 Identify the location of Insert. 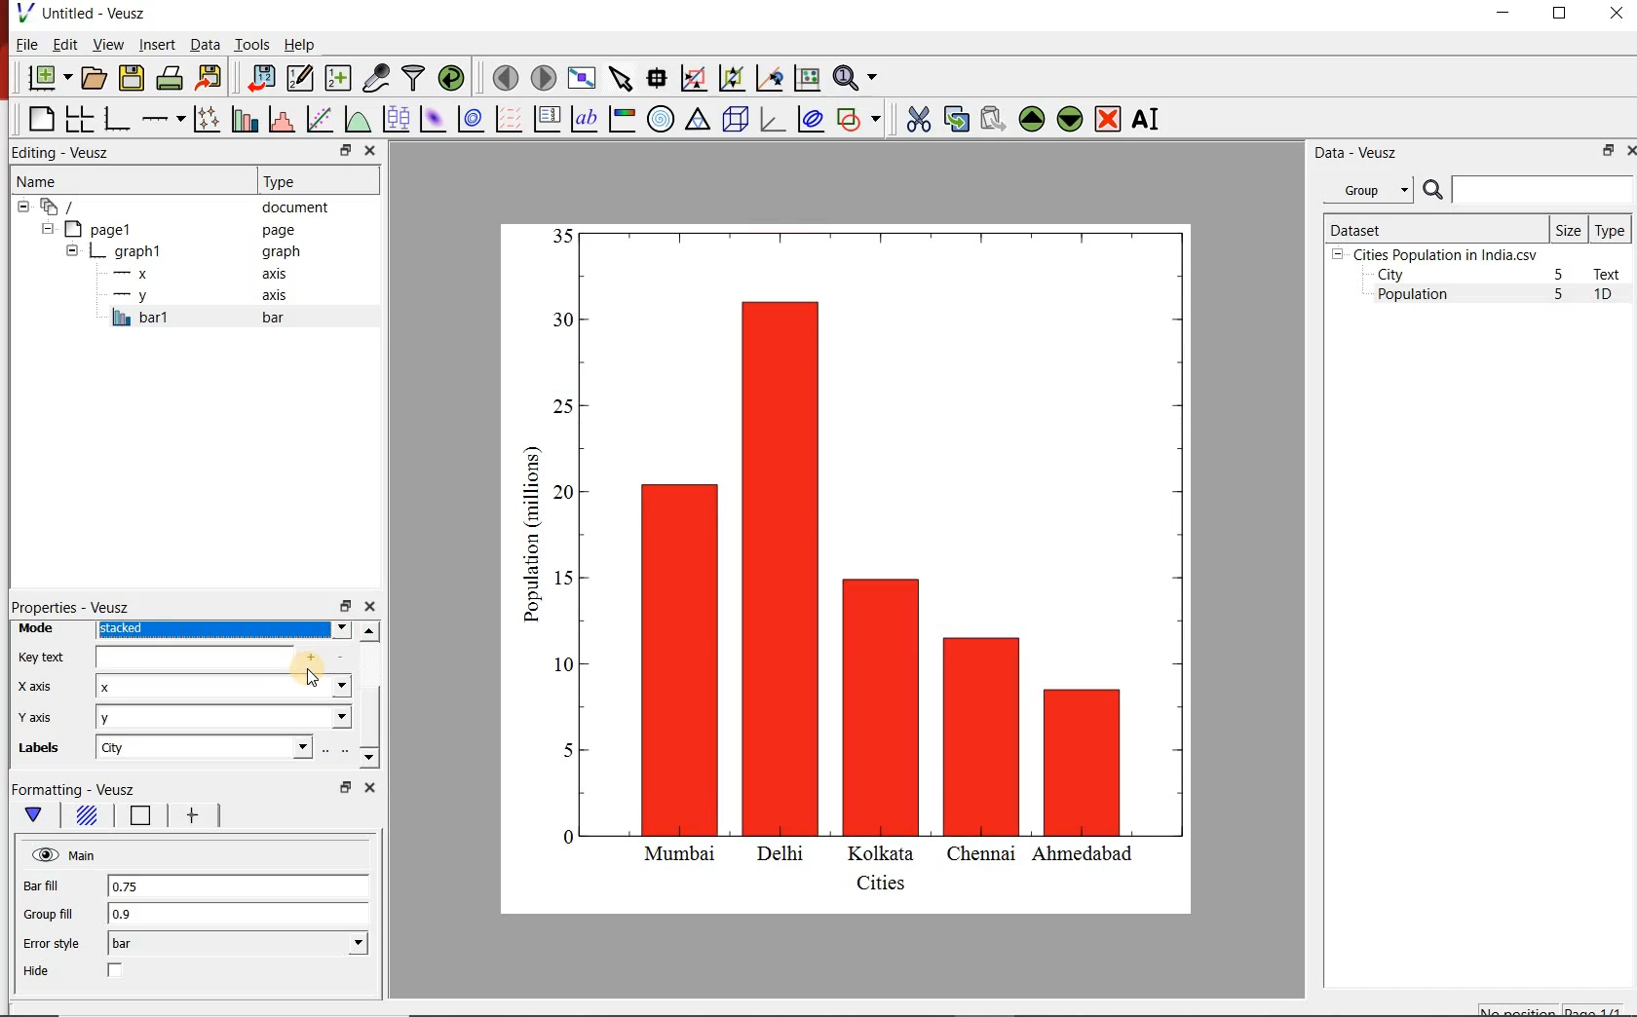
(156, 46).